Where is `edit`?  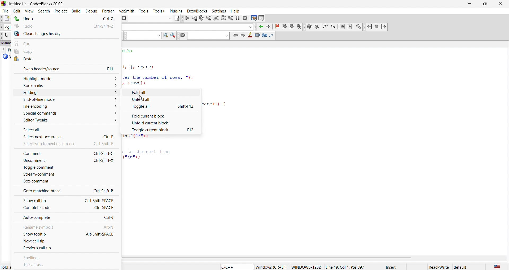
edit is located at coordinates (16, 10).